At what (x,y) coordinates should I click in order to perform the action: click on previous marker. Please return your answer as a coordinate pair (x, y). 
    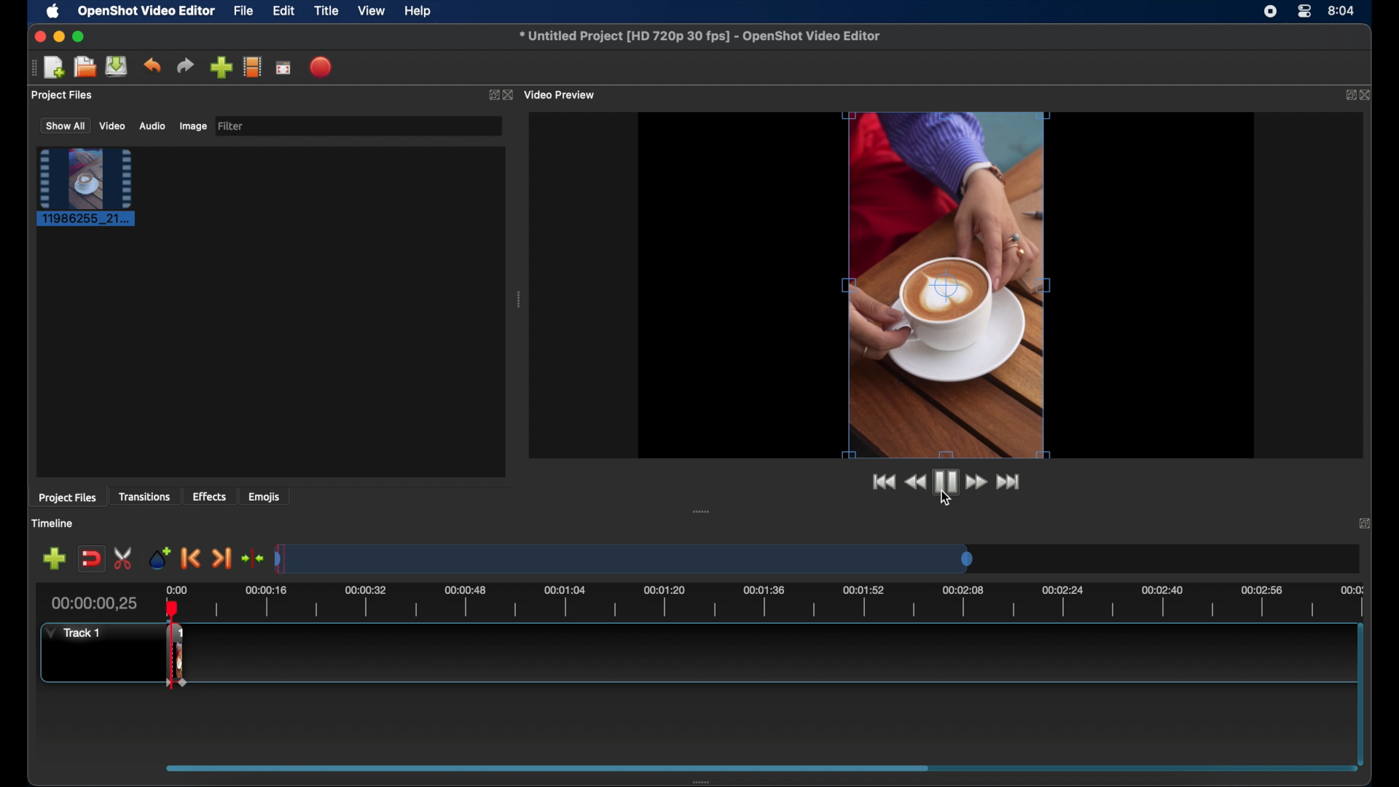
    Looking at the image, I should click on (191, 559).